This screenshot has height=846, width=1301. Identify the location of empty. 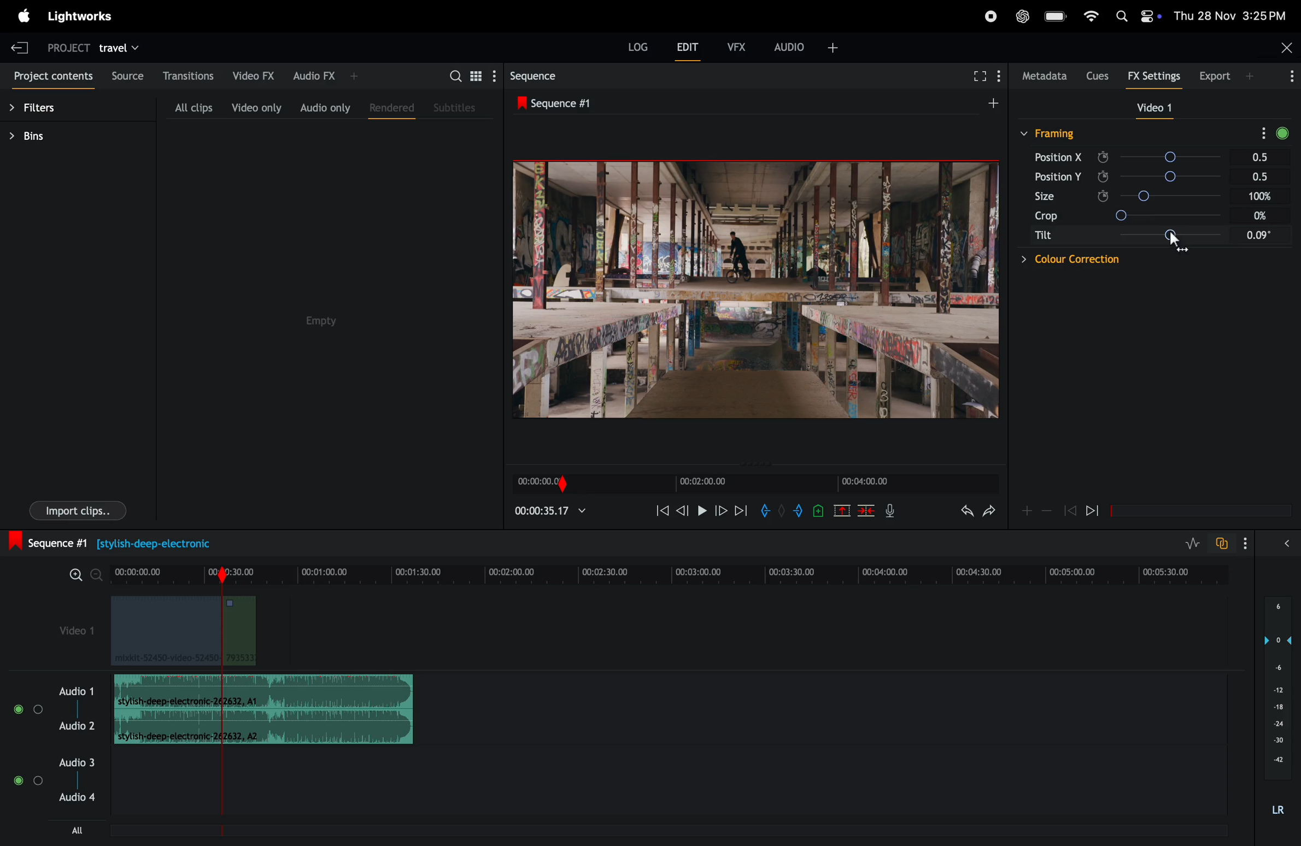
(319, 319).